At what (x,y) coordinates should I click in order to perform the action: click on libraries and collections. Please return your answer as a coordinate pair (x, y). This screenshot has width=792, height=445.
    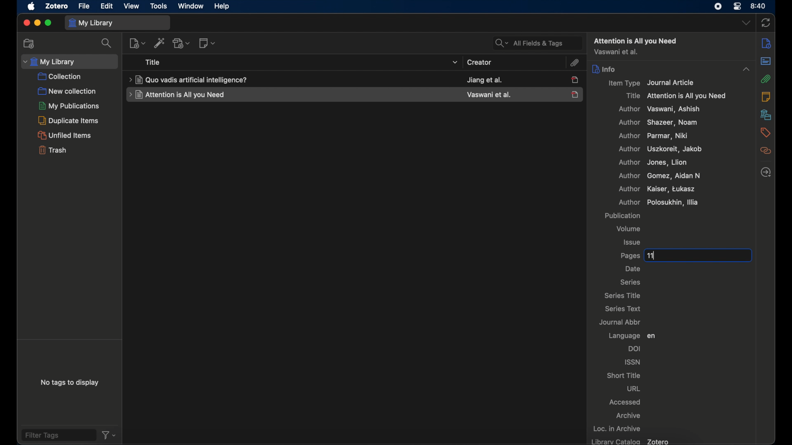
    Looking at the image, I should click on (766, 115).